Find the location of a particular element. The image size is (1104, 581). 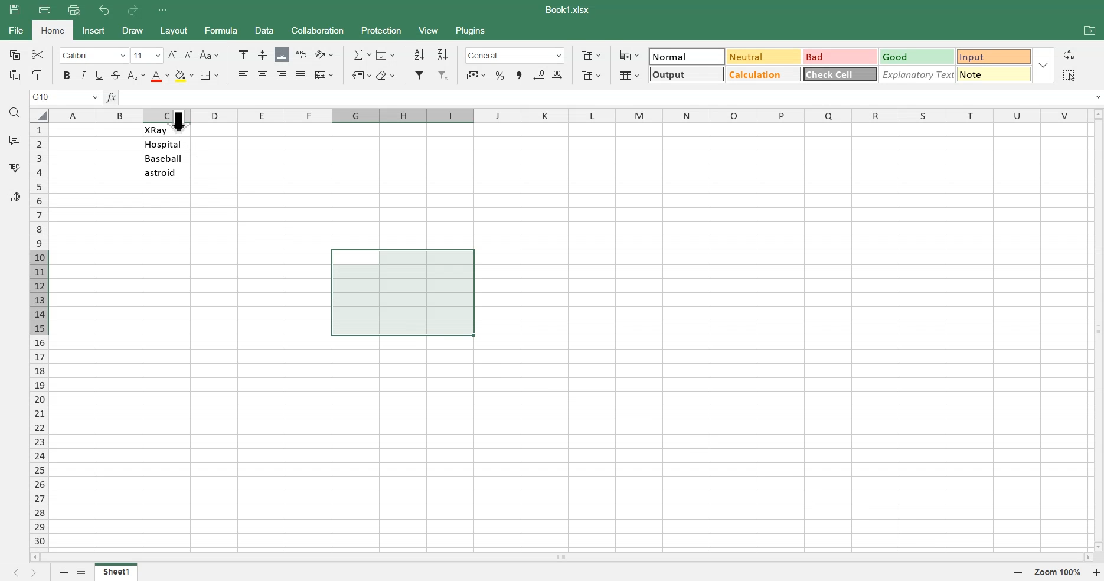

Italic is located at coordinates (84, 75).